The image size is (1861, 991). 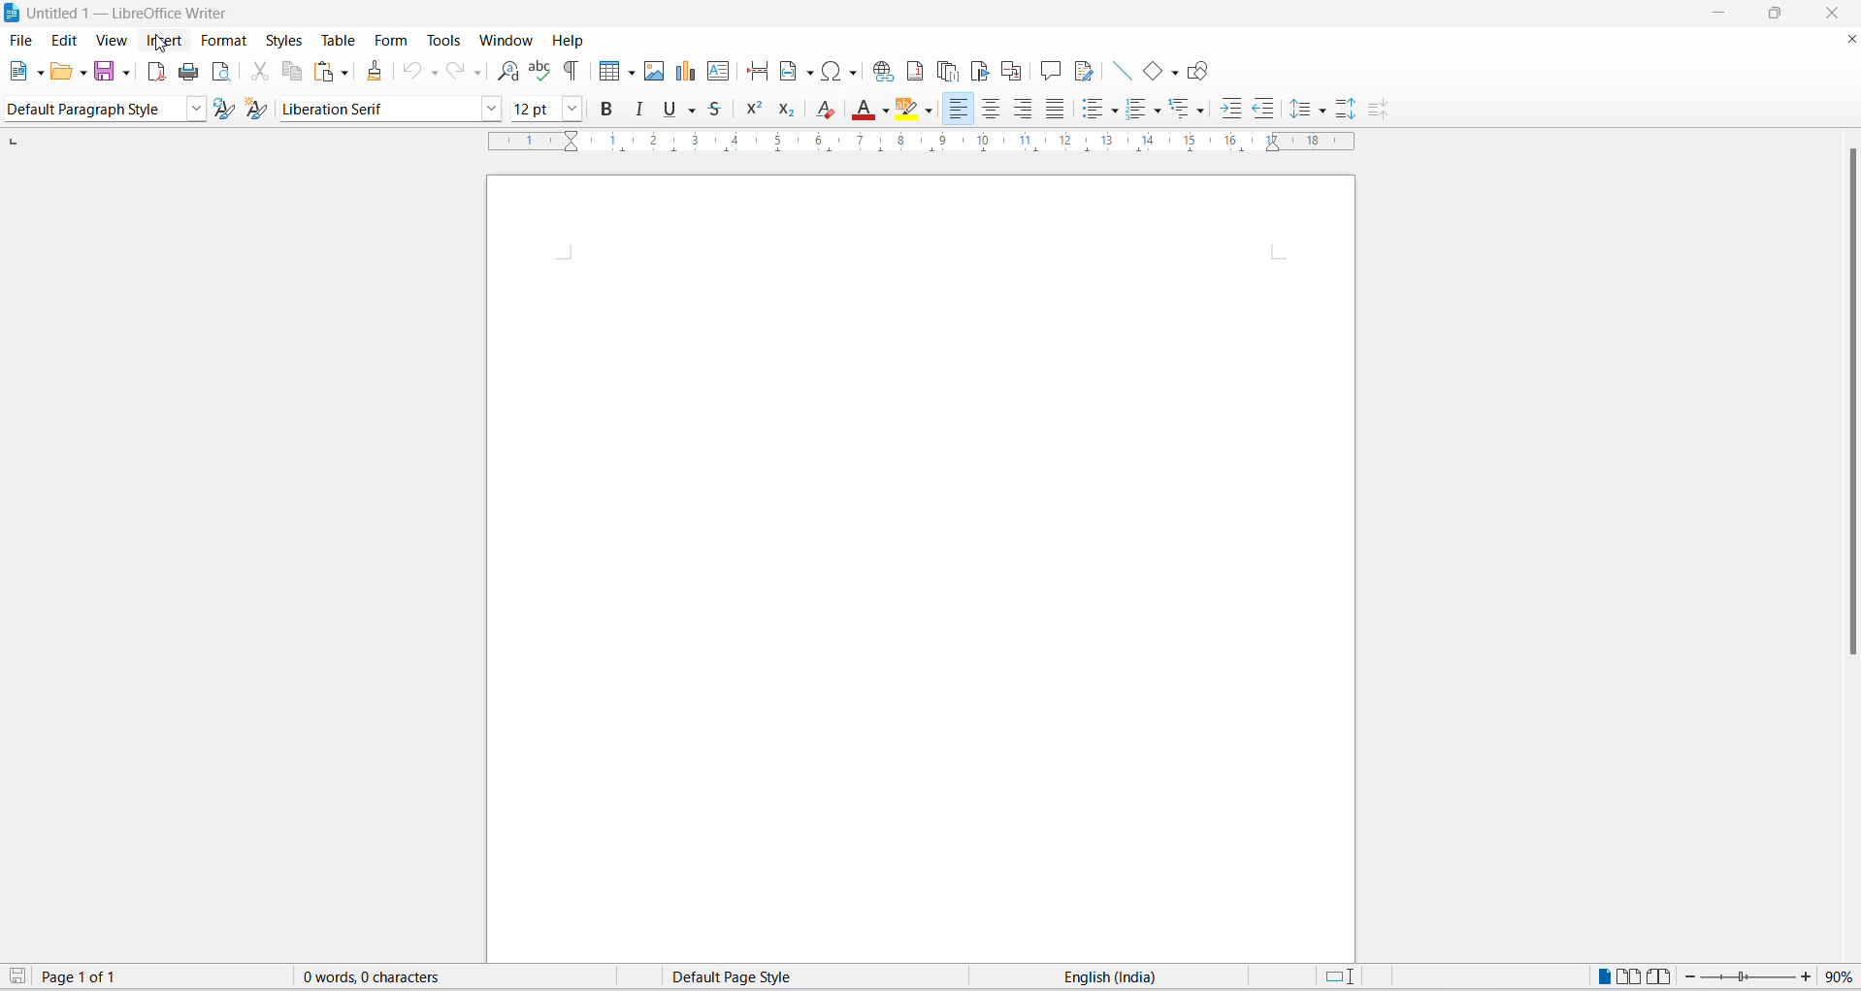 What do you see at coordinates (18, 977) in the screenshot?
I see `save` at bounding box center [18, 977].